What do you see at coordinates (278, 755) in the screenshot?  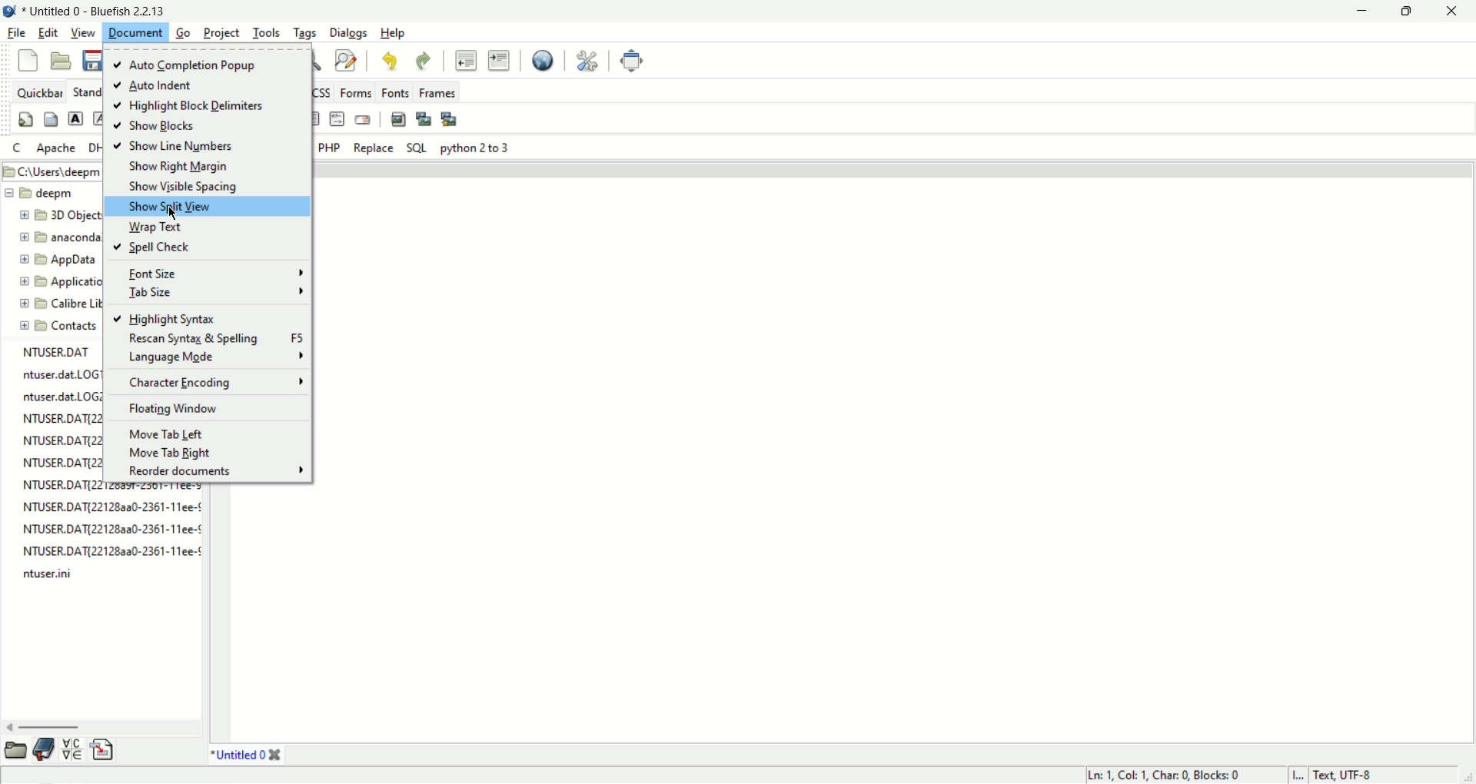 I see `close` at bounding box center [278, 755].